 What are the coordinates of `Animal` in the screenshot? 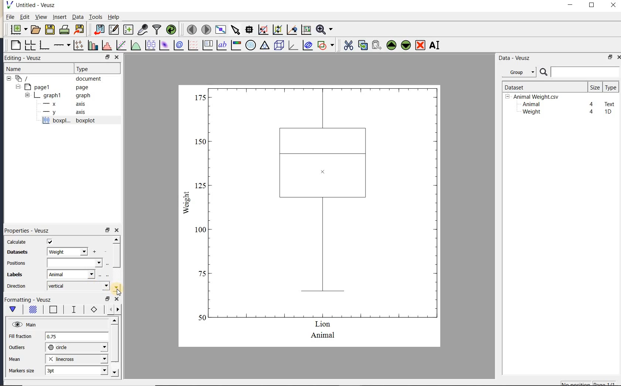 It's located at (530, 105).